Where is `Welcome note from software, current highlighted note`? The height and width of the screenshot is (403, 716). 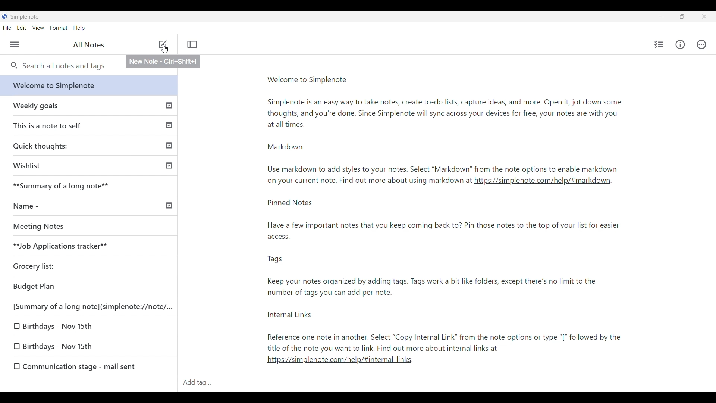 Welcome note from software, current highlighted note is located at coordinates (89, 85).